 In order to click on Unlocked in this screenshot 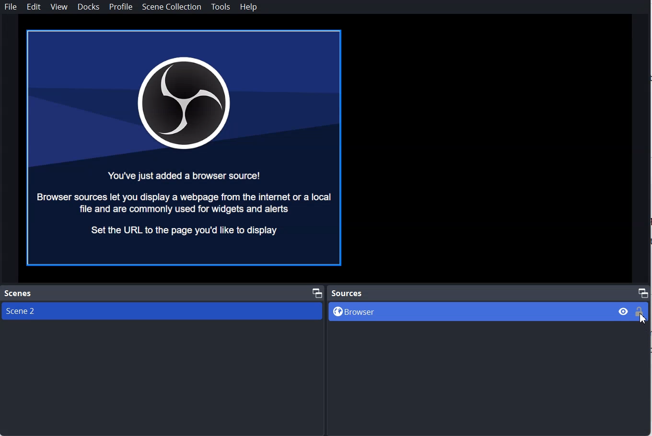, I will do `click(640, 311)`.